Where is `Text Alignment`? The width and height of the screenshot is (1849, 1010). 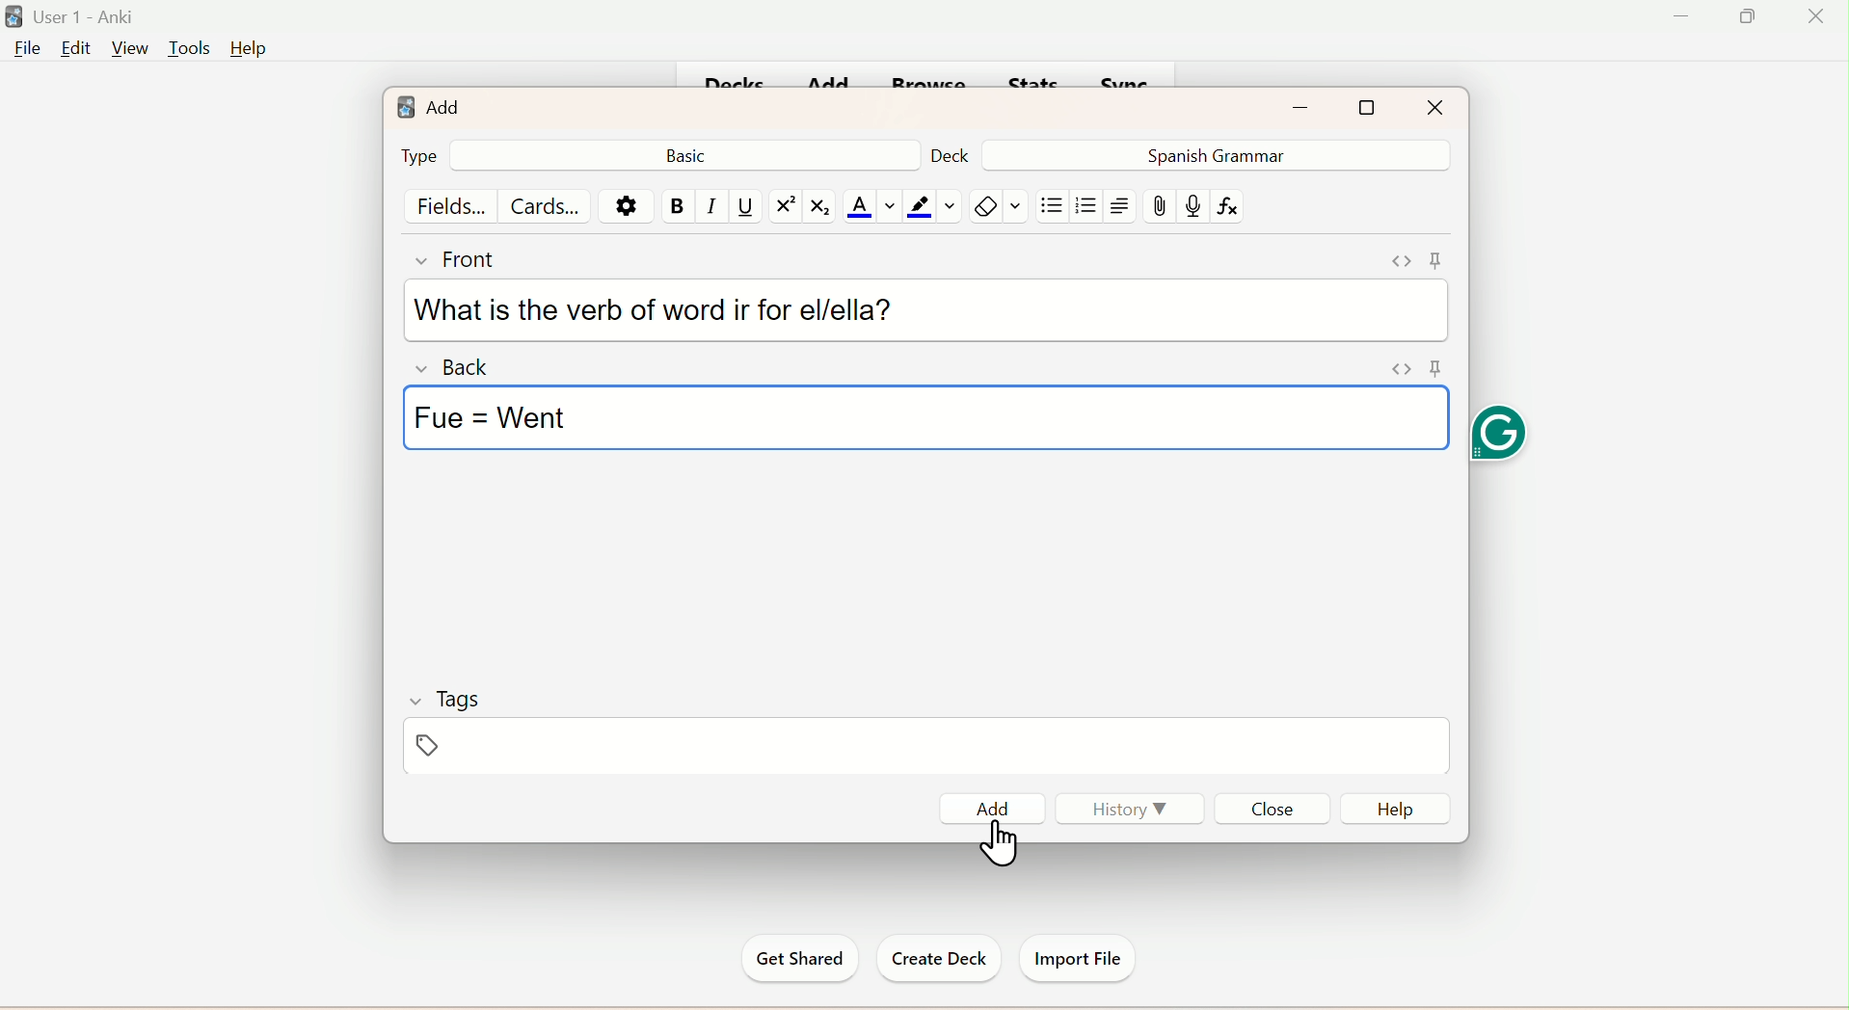 Text Alignment is located at coordinates (1120, 206).